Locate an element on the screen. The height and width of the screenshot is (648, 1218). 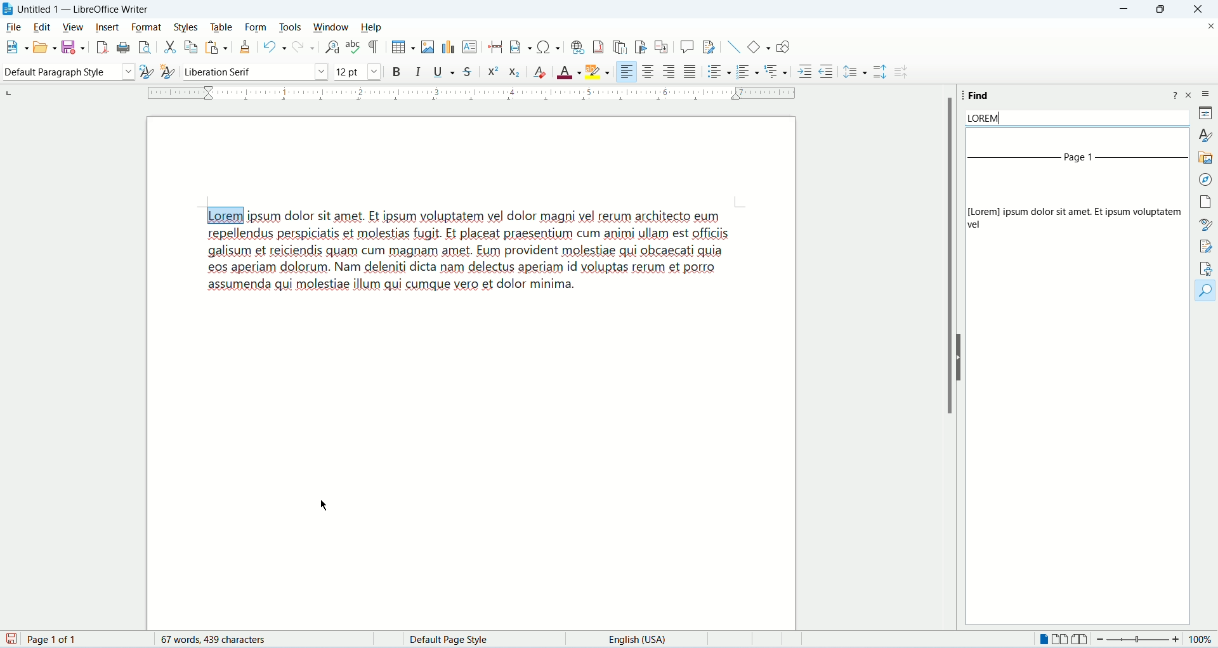
unordered list is located at coordinates (715, 73).